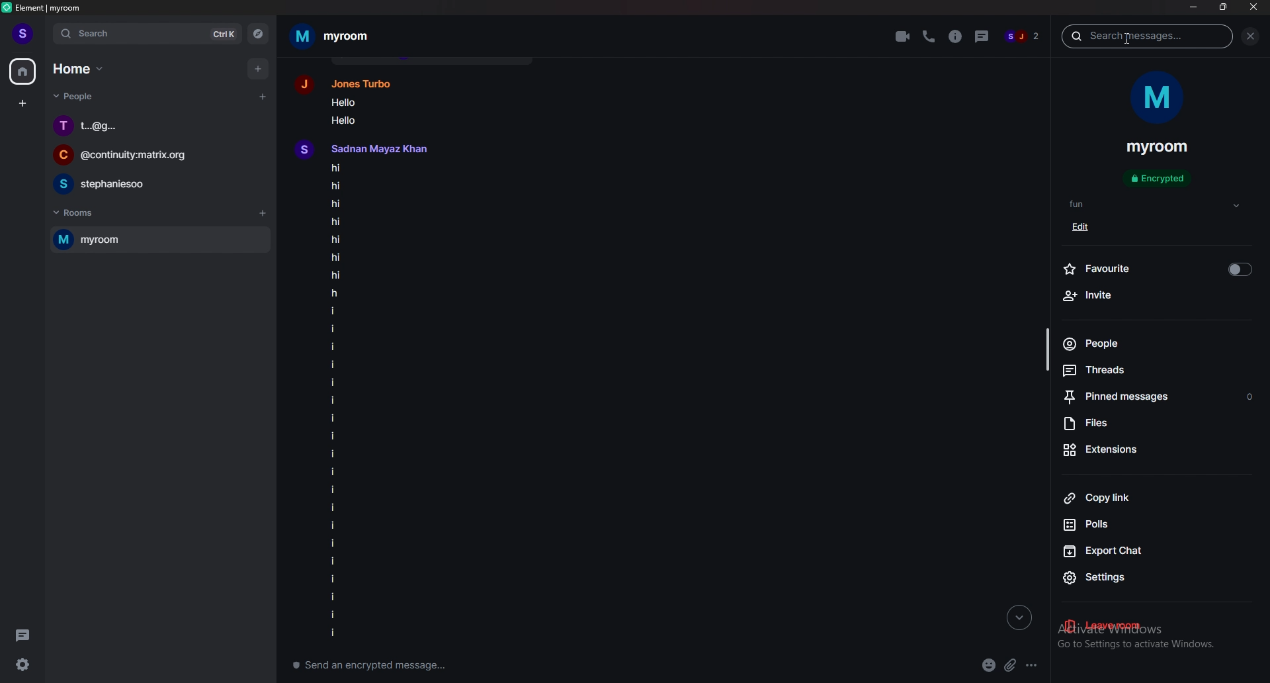 The width and height of the screenshot is (1270, 683). What do you see at coordinates (259, 34) in the screenshot?
I see `explore rooms` at bounding box center [259, 34].